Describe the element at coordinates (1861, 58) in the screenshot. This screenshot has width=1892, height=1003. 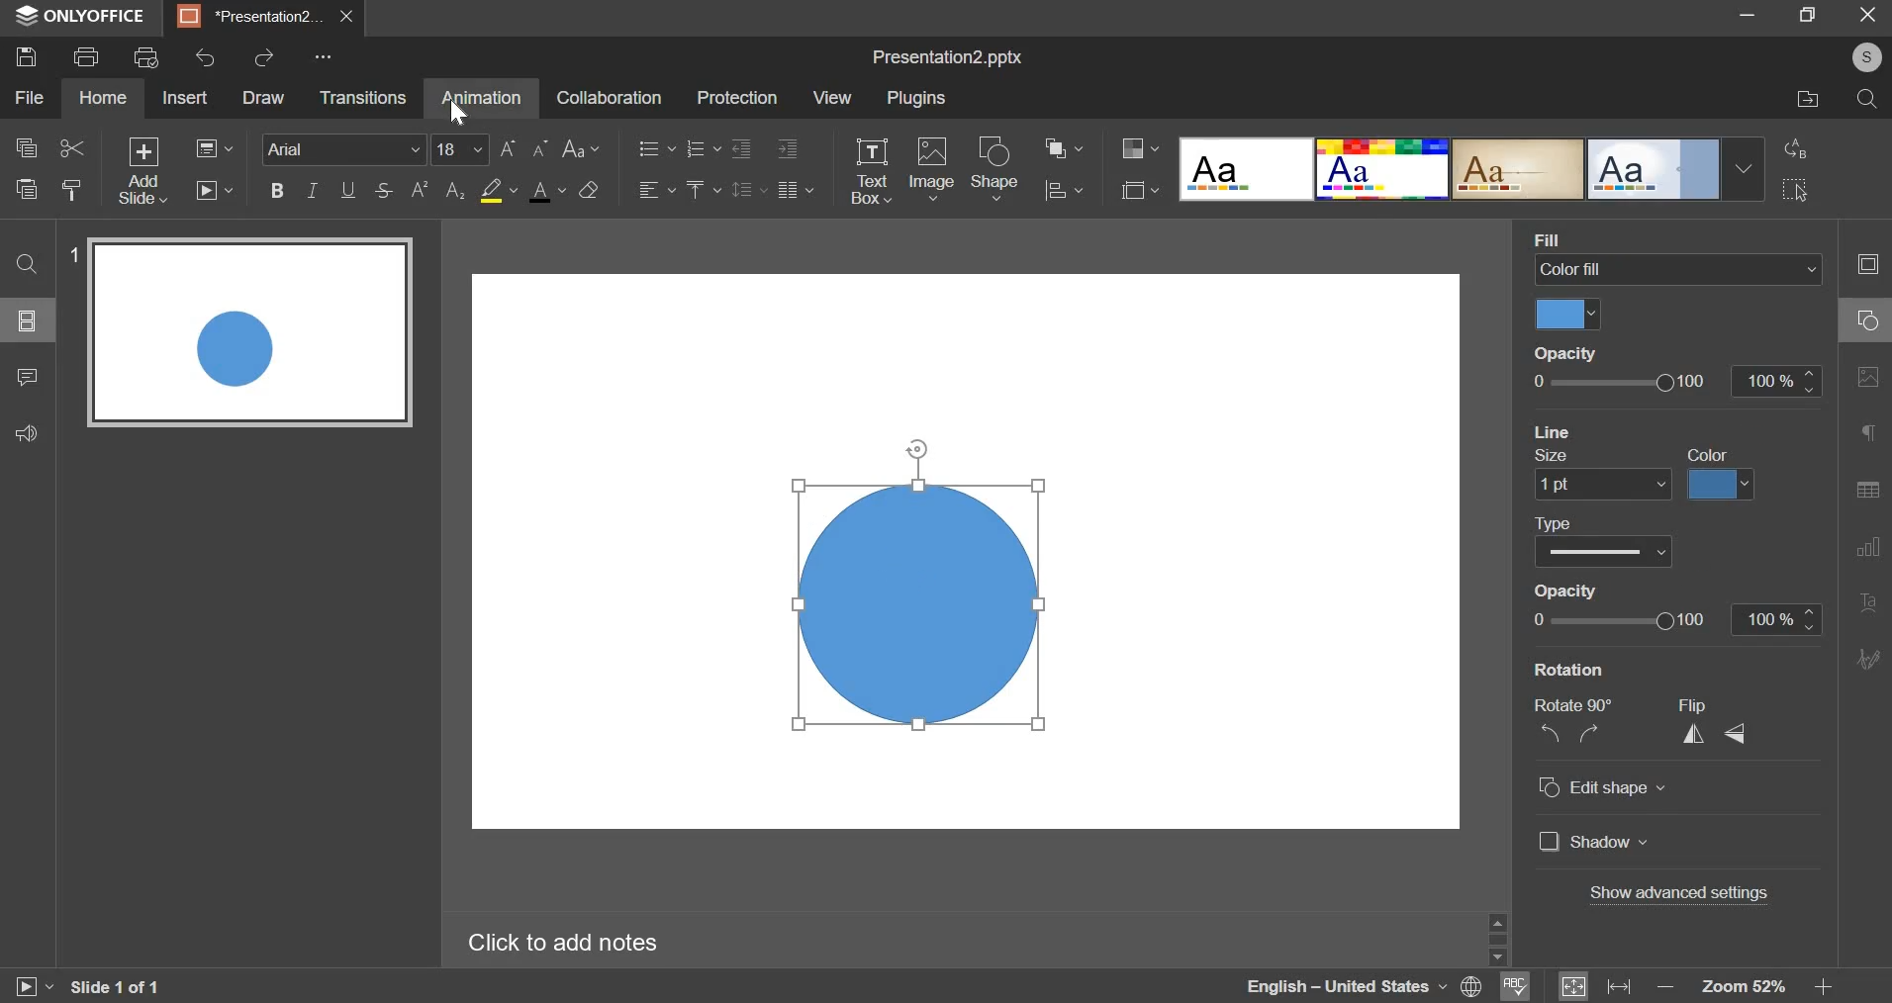
I see `©` at that location.